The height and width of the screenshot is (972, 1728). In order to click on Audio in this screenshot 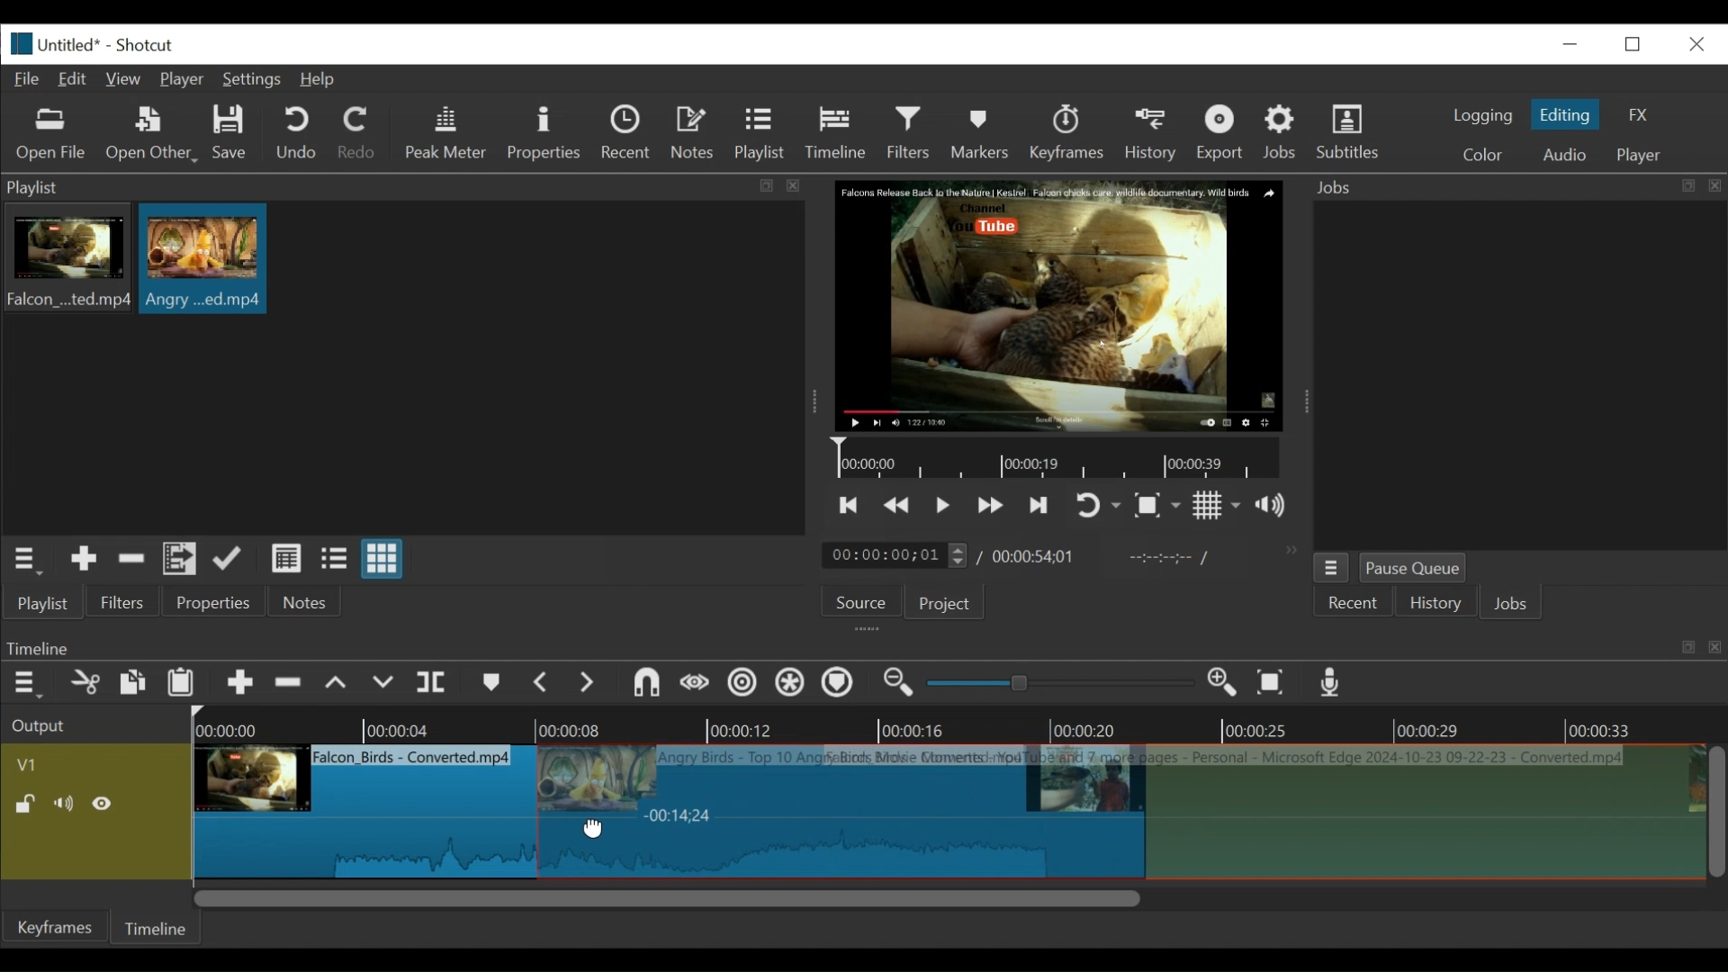, I will do `click(1563, 155)`.